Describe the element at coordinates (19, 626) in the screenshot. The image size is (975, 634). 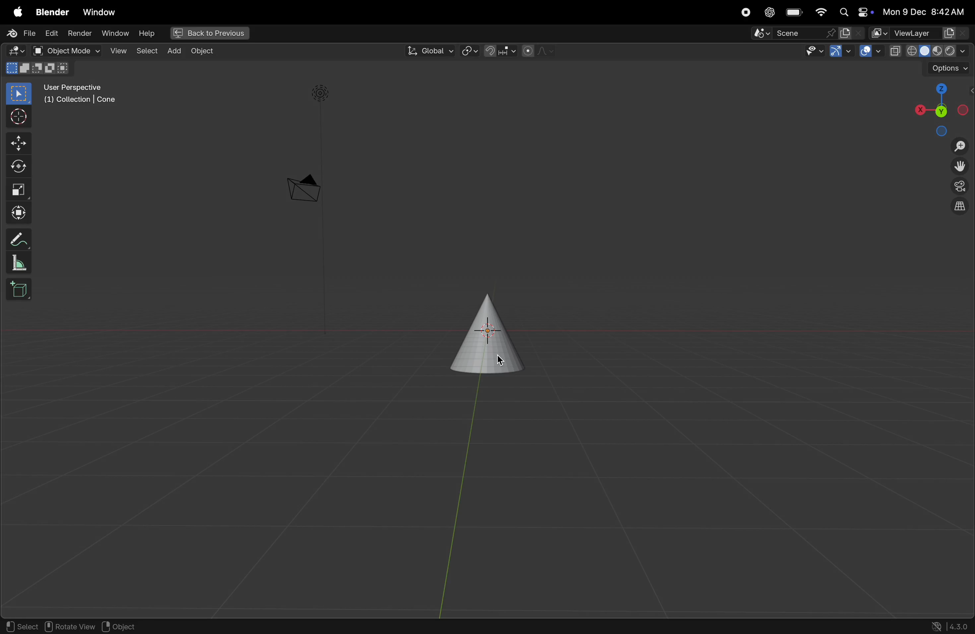
I see `select` at that location.